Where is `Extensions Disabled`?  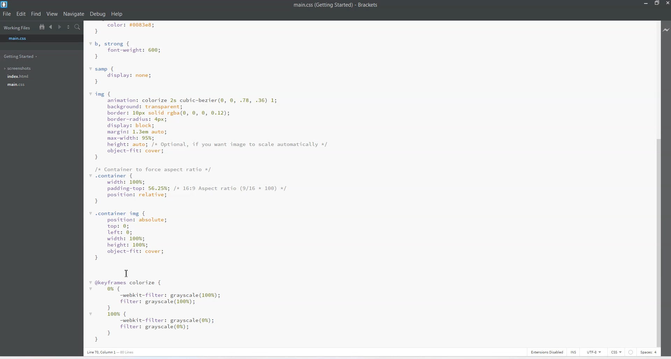 Extensions Disabled is located at coordinates (546, 352).